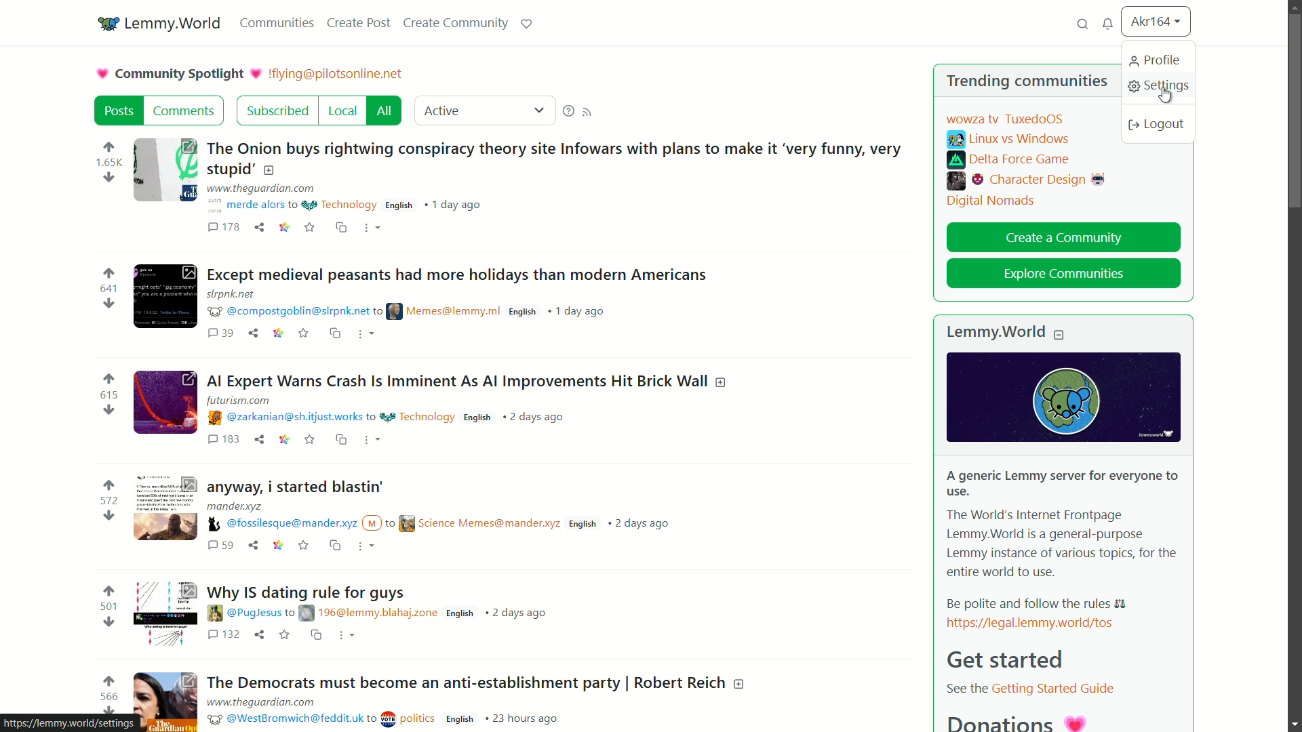 The height and width of the screenshot is (732, 1302). I want to click on about lemmy.world, so click(1063, 536).